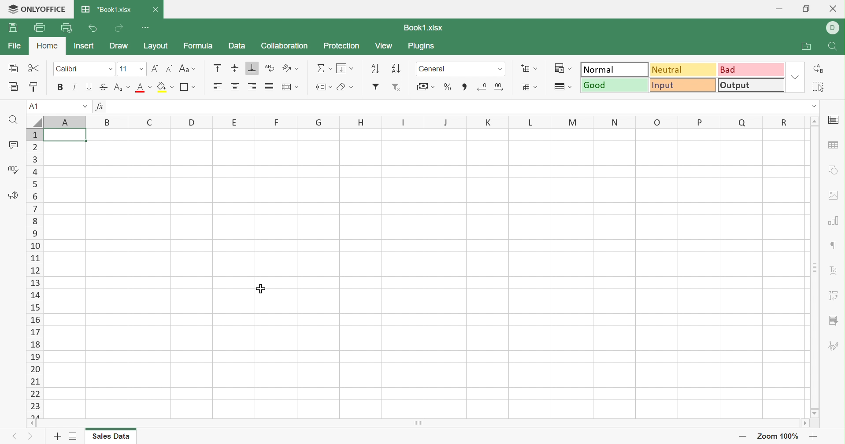  Describe the element at coordinates (74, 67) in the screenshot. I see `Calibri` at that location.